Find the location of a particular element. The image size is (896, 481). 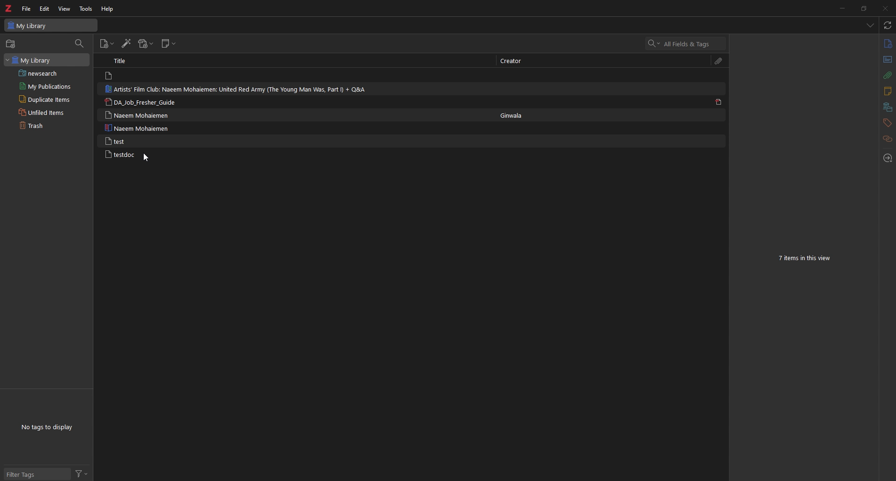

logo is located at coordinates (9, 8).